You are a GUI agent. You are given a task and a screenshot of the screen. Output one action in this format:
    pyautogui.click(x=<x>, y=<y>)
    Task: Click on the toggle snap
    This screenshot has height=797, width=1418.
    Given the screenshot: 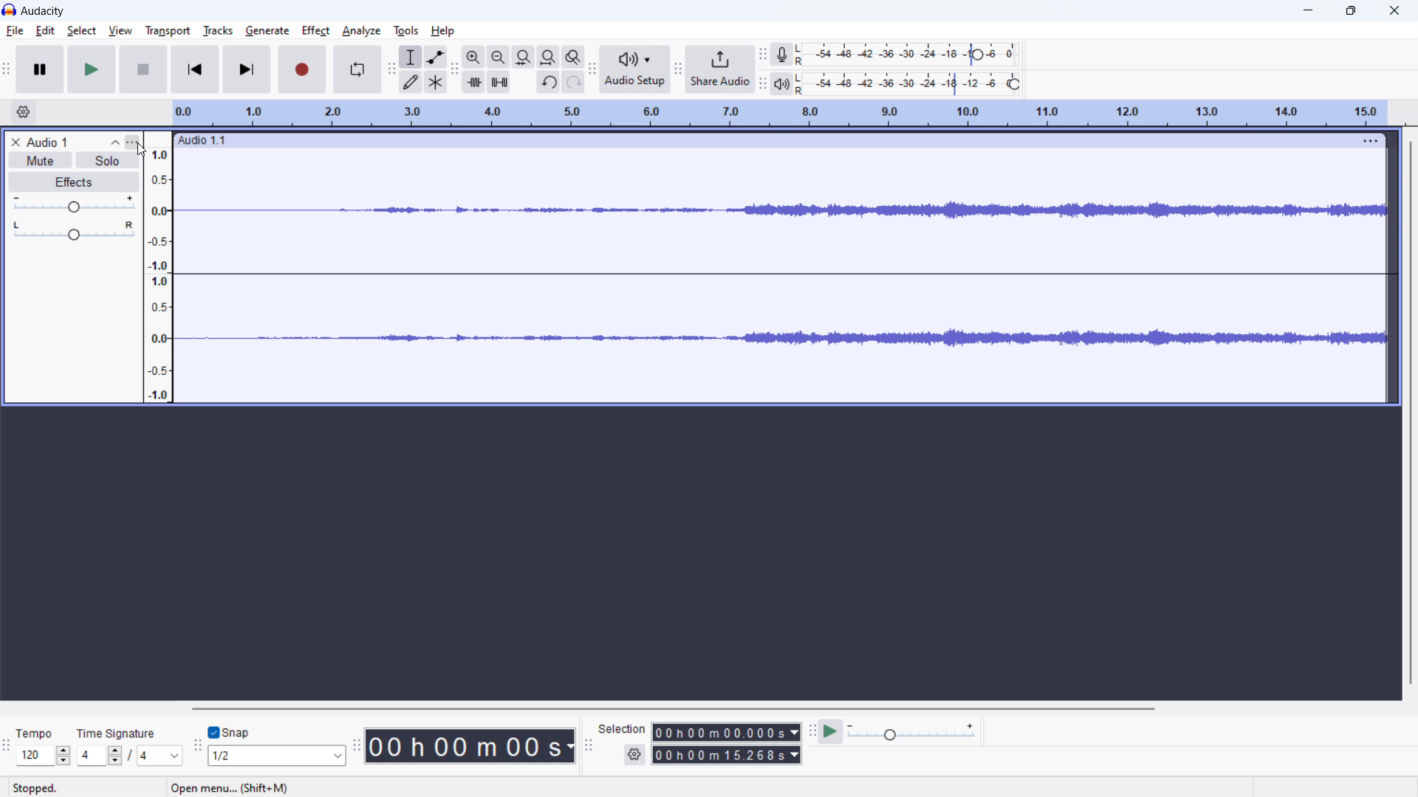 What is the action you would take?
    pyautogui.click(x=230, y=733)
    